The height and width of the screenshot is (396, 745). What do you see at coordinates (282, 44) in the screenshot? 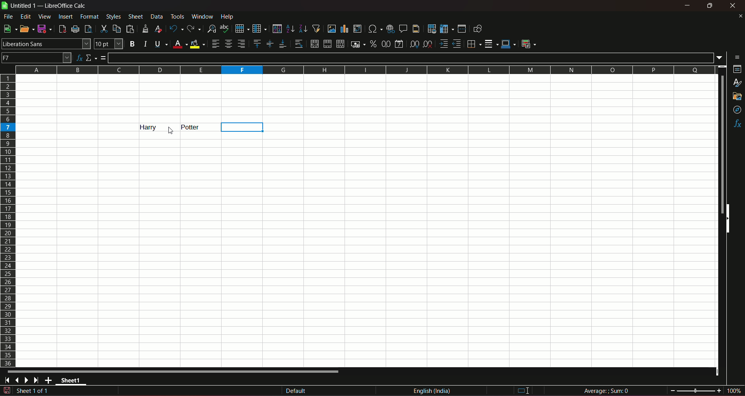
I see `align bottom` at bounding box center [282, 44].